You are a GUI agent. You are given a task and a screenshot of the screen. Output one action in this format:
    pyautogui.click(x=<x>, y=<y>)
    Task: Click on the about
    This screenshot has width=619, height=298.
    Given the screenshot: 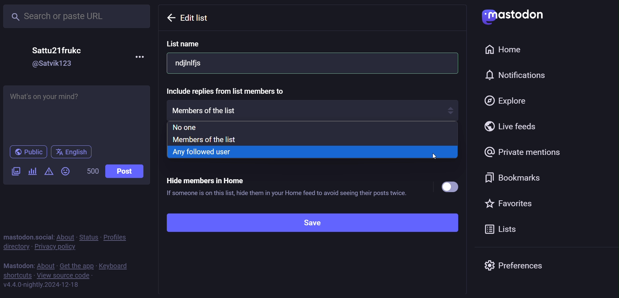 What is the action you would take?
    pyautogui.click(x=45, y=265)
    